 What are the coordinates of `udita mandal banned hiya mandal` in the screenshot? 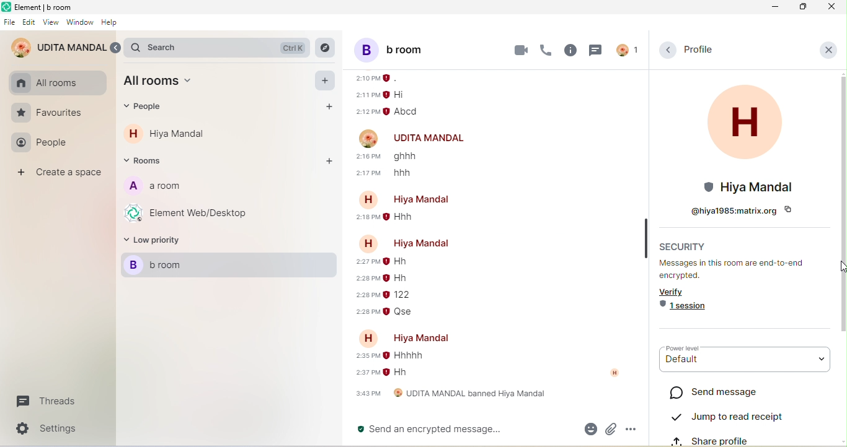 It's located at (450, 396).